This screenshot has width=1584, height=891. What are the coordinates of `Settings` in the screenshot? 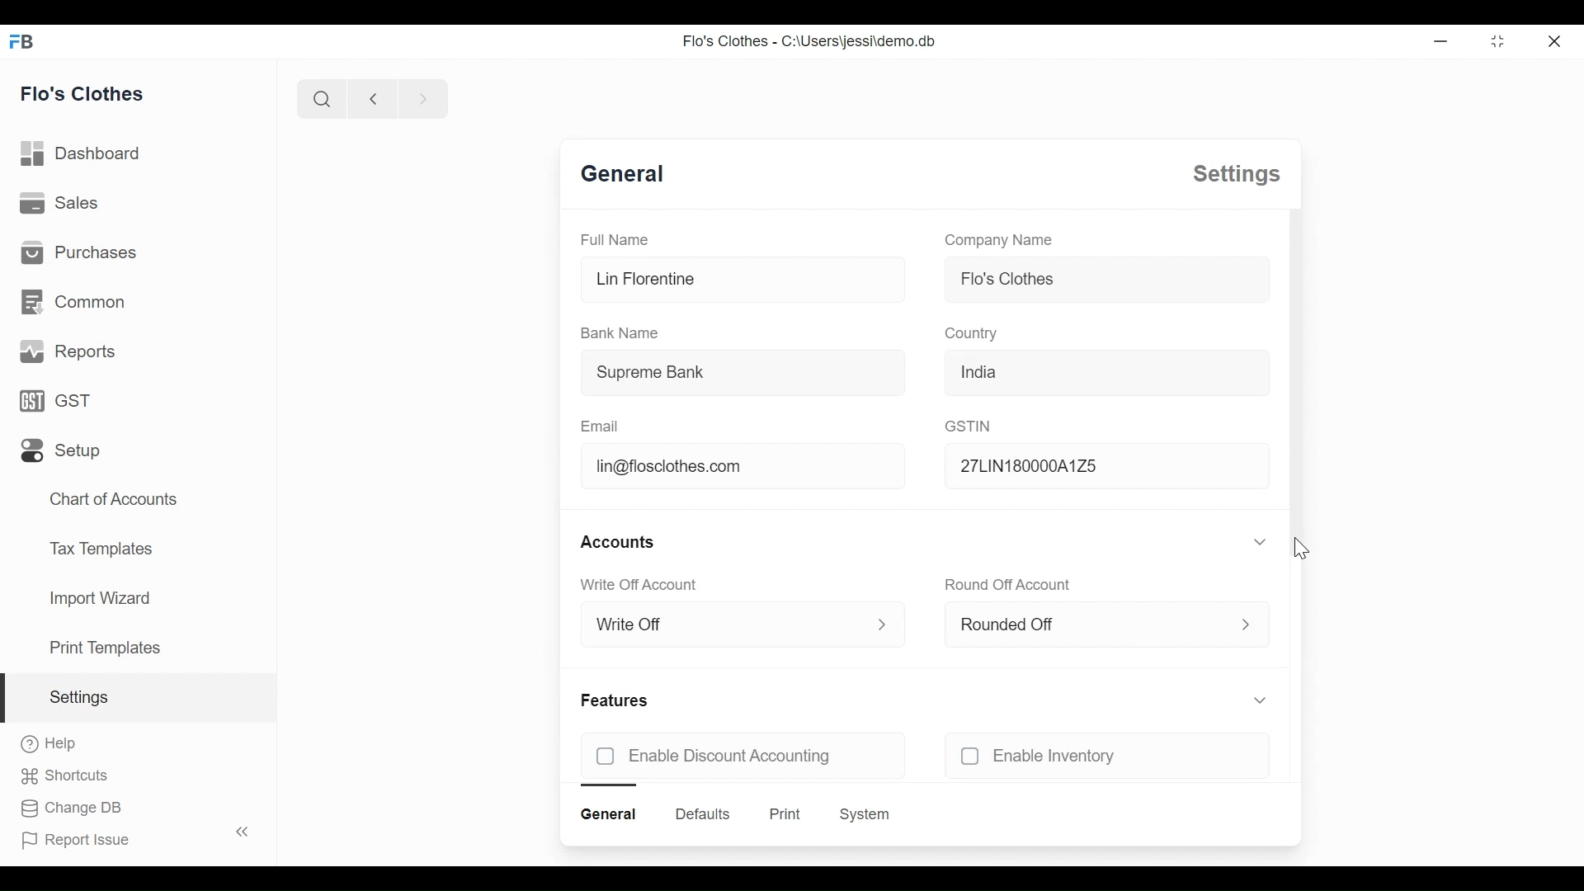 It's located at (1233, 174).